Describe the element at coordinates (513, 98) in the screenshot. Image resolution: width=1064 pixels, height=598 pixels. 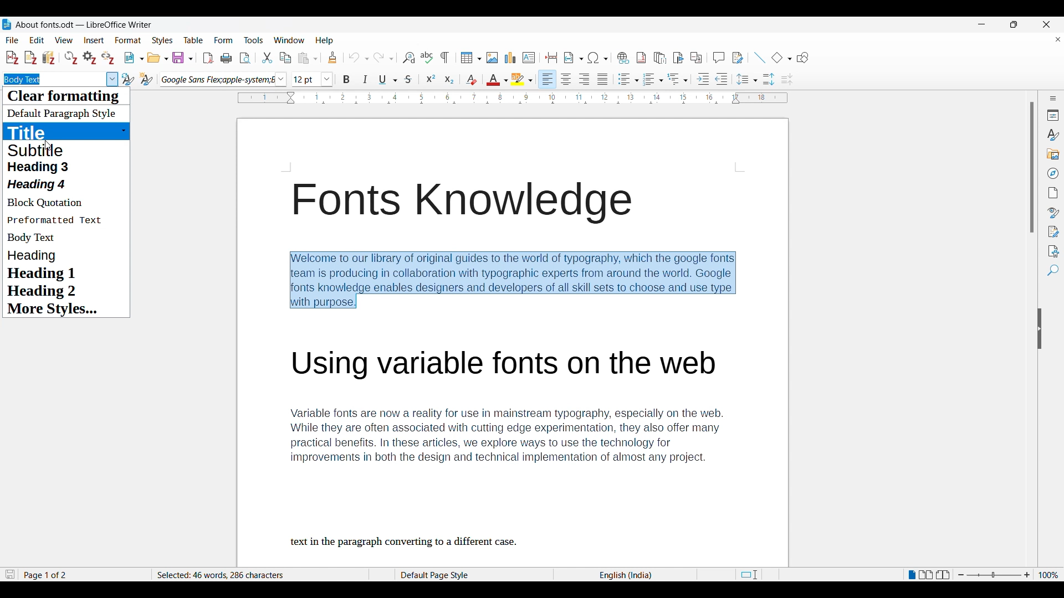
I see `Horizontal scale` at that location.